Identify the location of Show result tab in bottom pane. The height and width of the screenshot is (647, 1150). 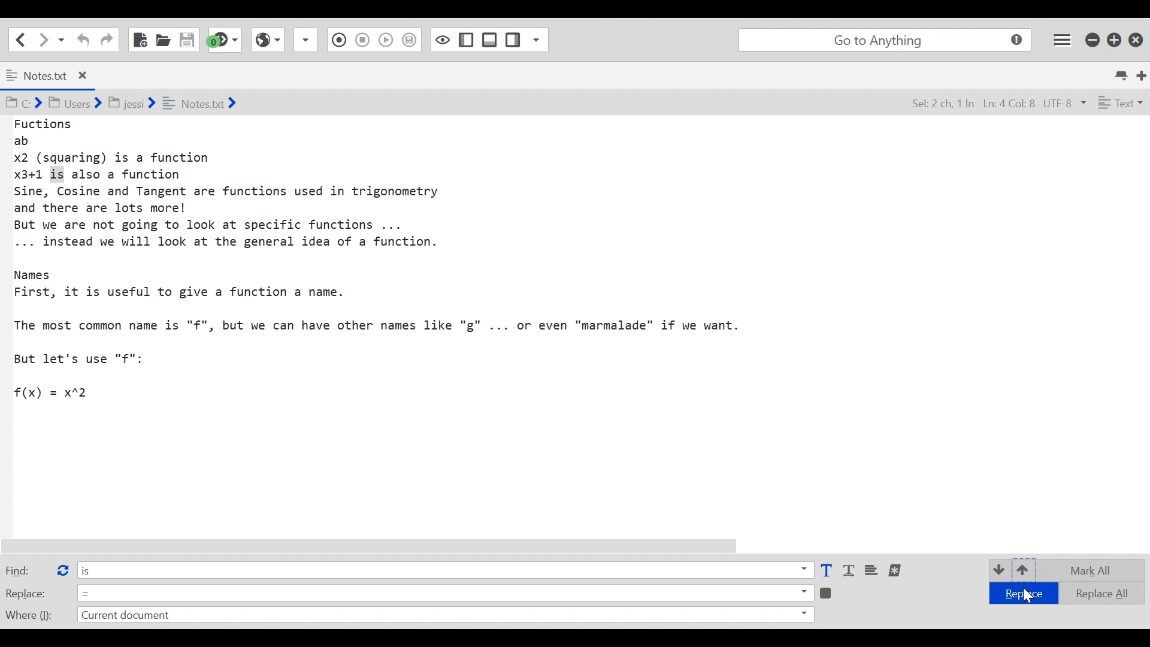
(828, 592).